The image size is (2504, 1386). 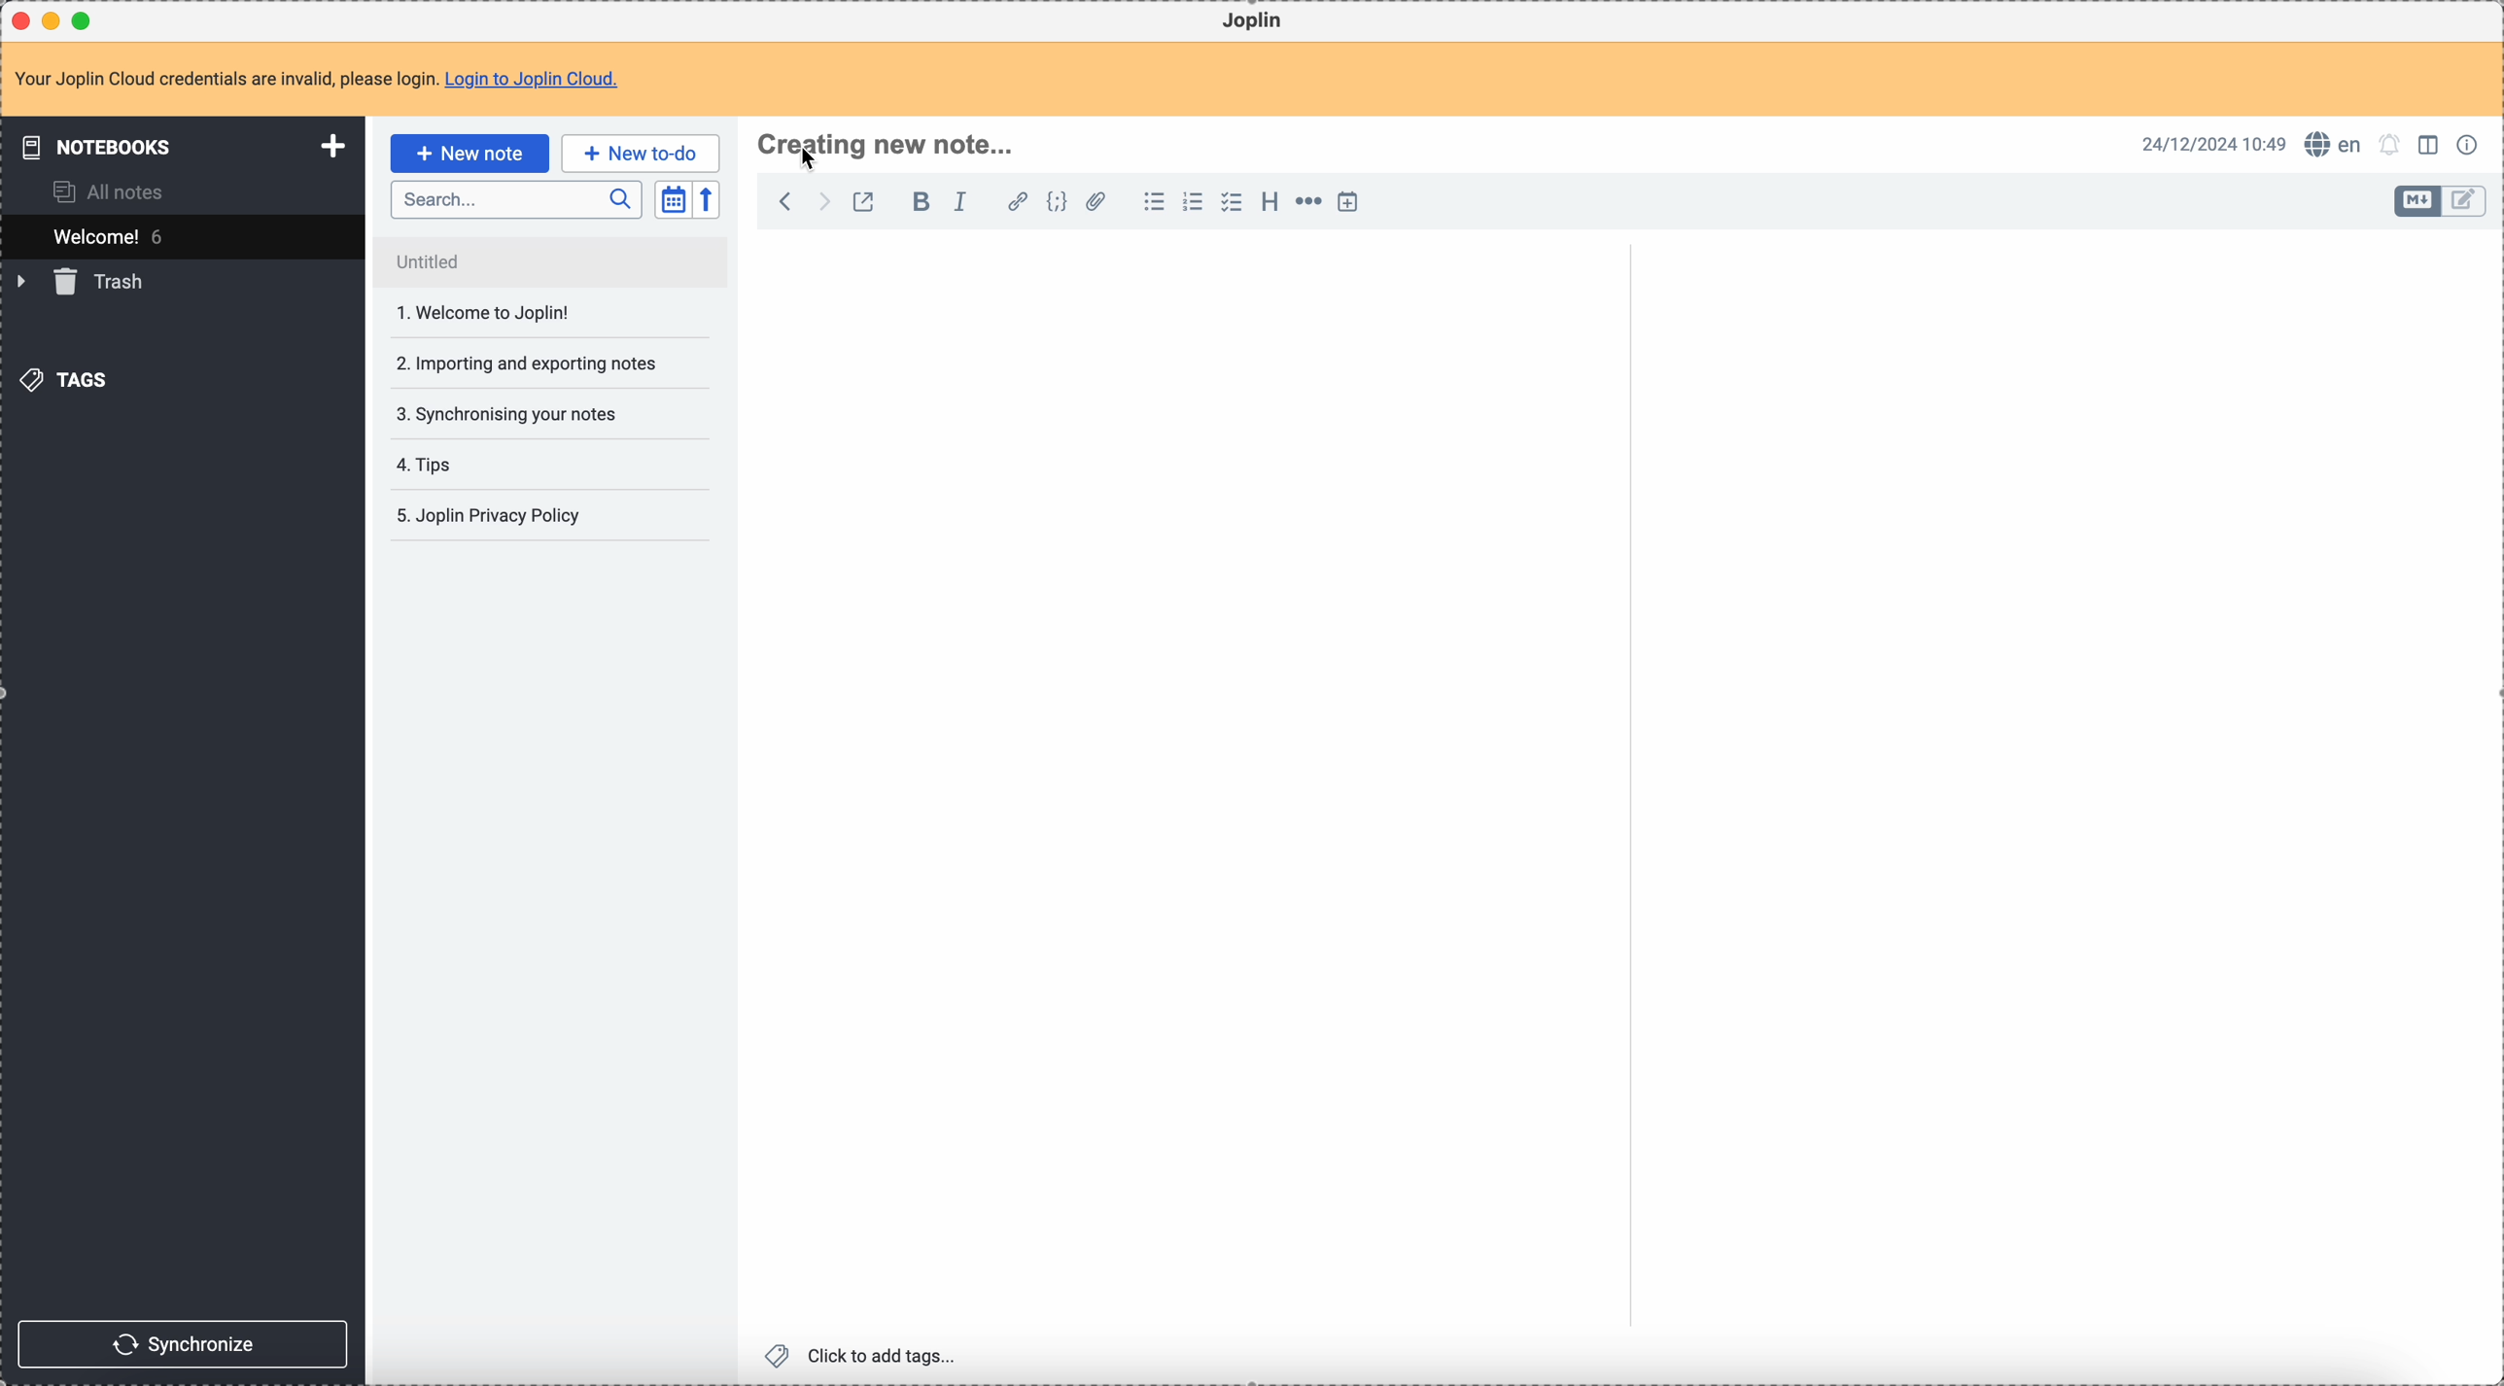 What do you see at coordinates (175, 148) in the screenshot?
I see `notebooks` at bounding box center [175, 148].